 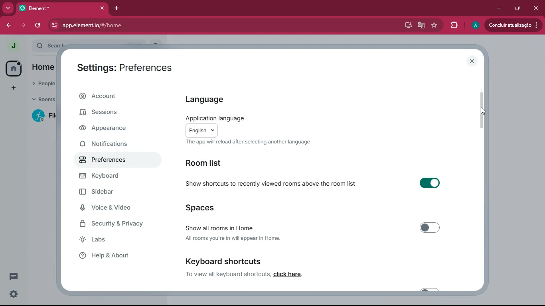 I want to click on settings , so click(x=14, y=295).